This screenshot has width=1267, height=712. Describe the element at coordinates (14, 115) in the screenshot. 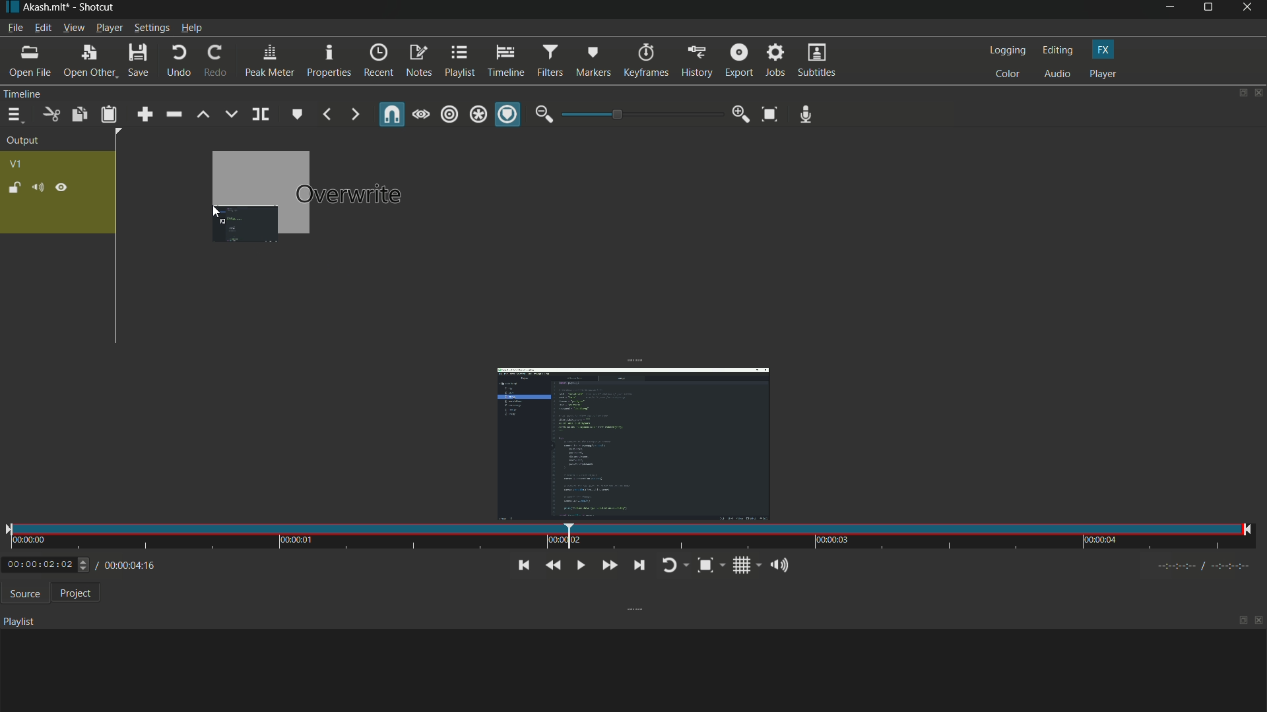

I see `timeline menu` at that location.